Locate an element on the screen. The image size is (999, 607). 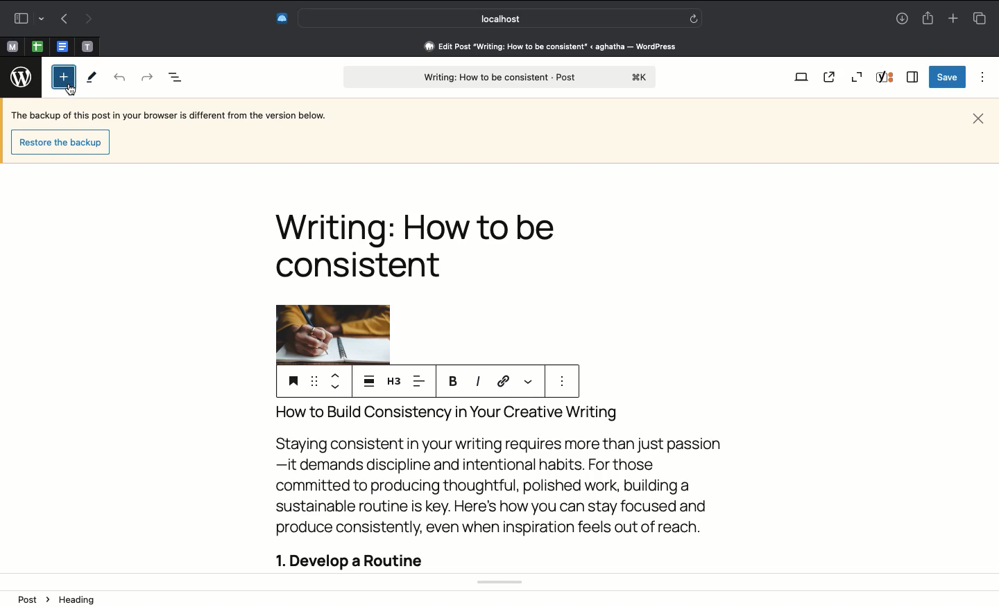
Wordpress is located at coordinates (24, 76).